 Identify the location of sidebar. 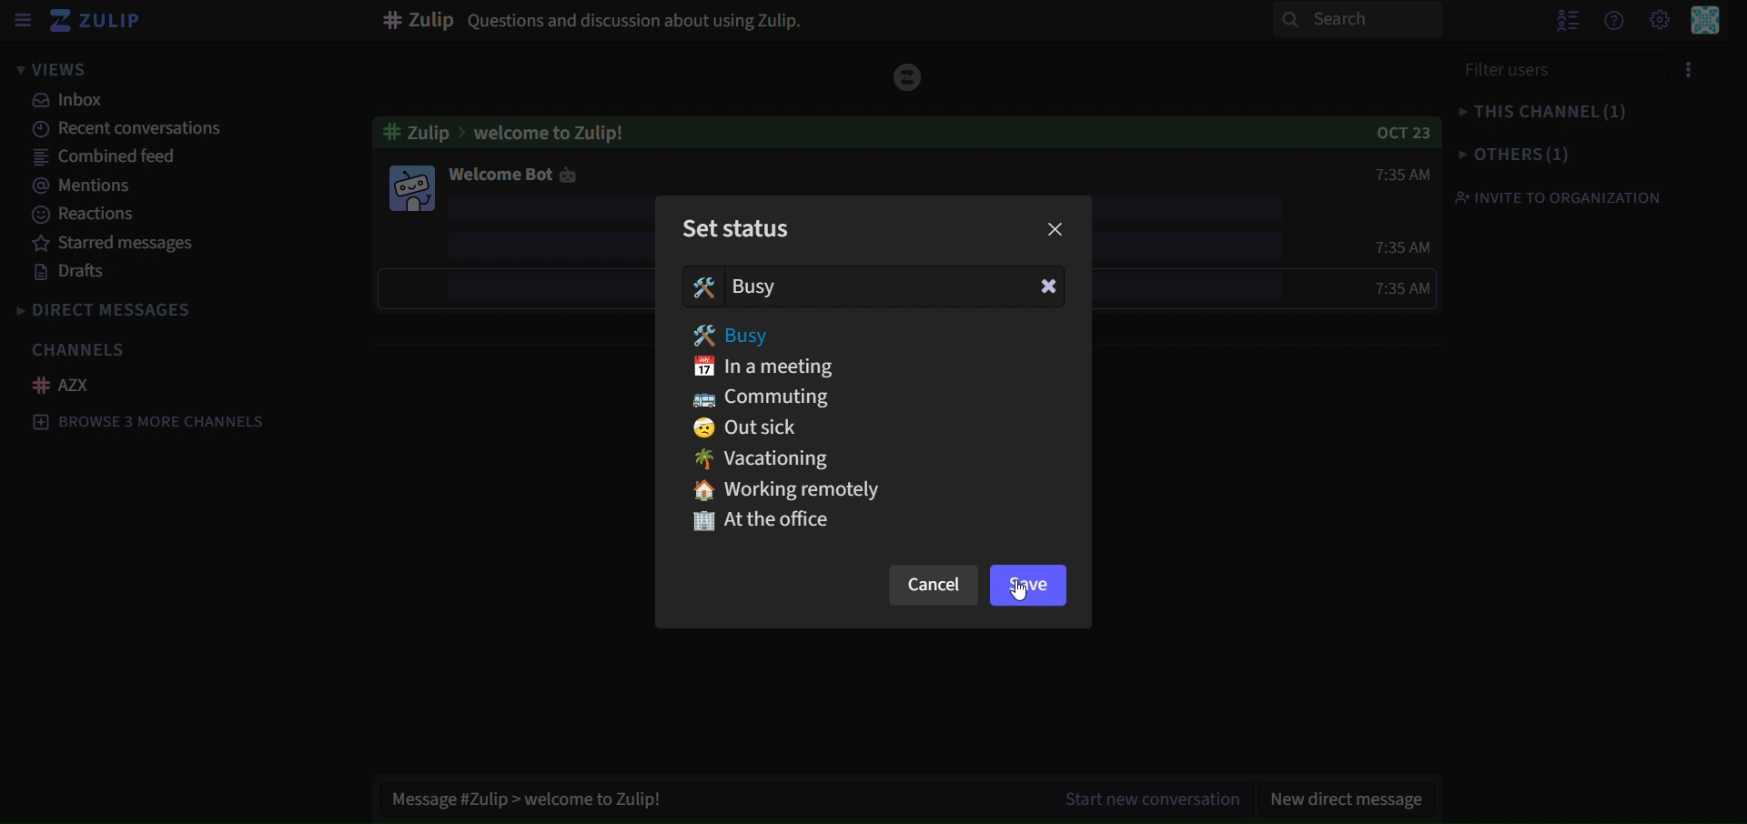
(23, 20).